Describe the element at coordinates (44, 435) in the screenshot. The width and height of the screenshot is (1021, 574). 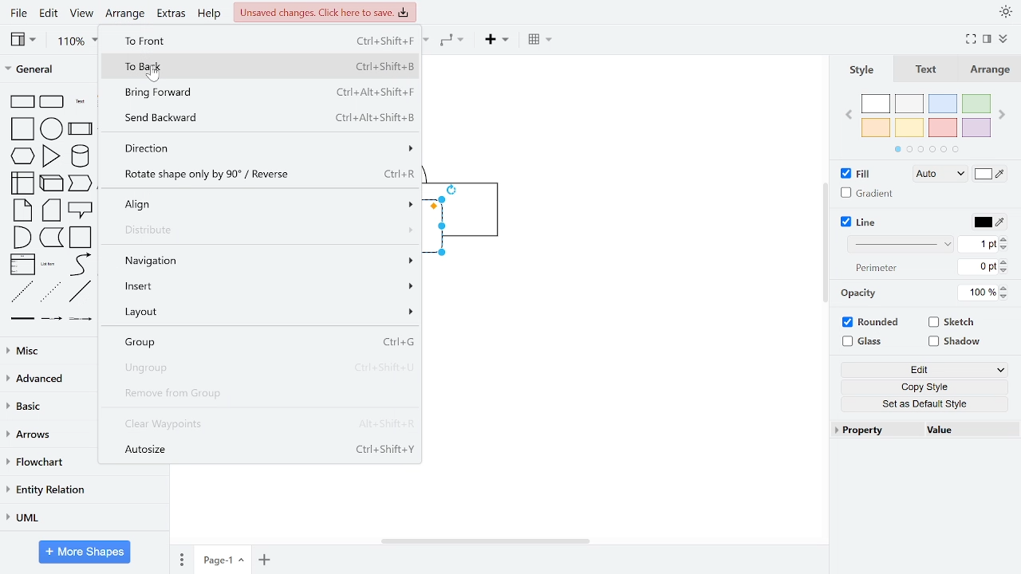
I see `arrows` at that location.